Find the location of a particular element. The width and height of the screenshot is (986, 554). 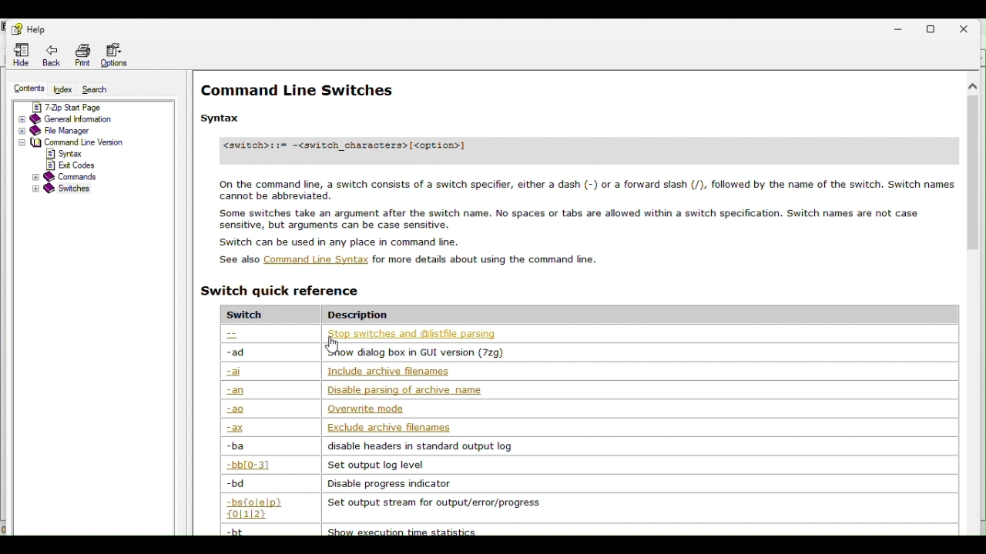

-ax is located at coordinates (238, 426).